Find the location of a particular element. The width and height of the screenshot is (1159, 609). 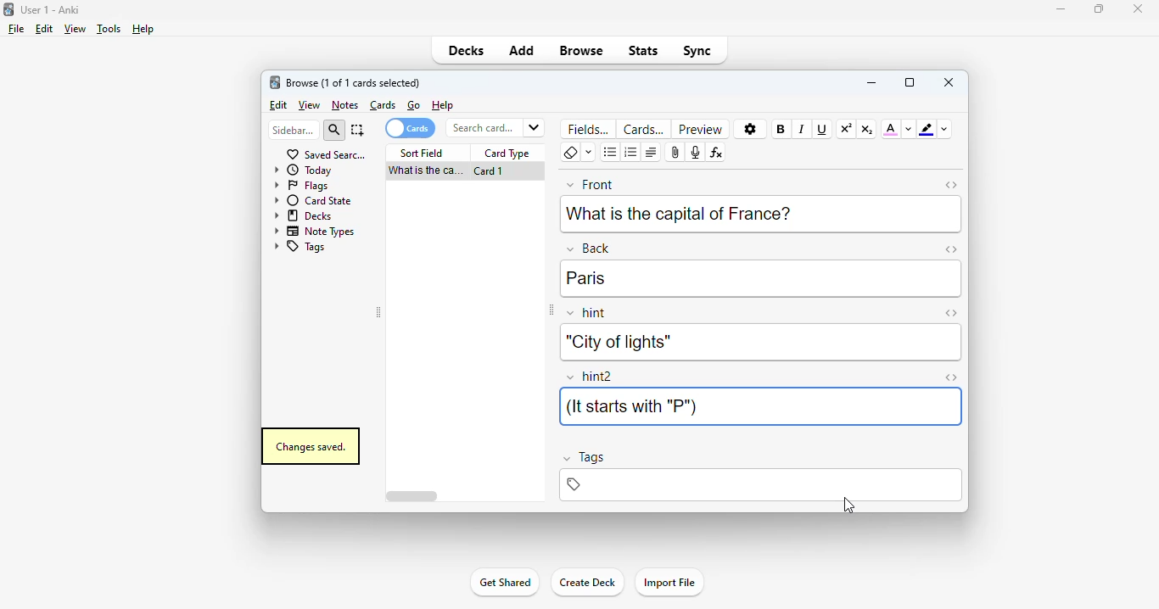

remove formatting is located at coordinates (570, 153).